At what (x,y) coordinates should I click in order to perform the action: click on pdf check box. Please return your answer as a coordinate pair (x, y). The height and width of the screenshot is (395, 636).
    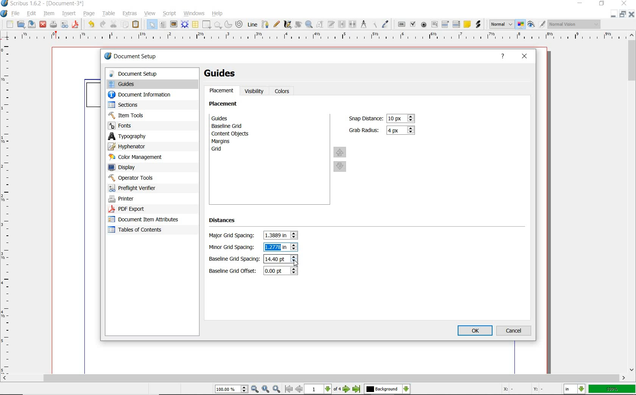
    Looking at the image, I should click on (412, 23).